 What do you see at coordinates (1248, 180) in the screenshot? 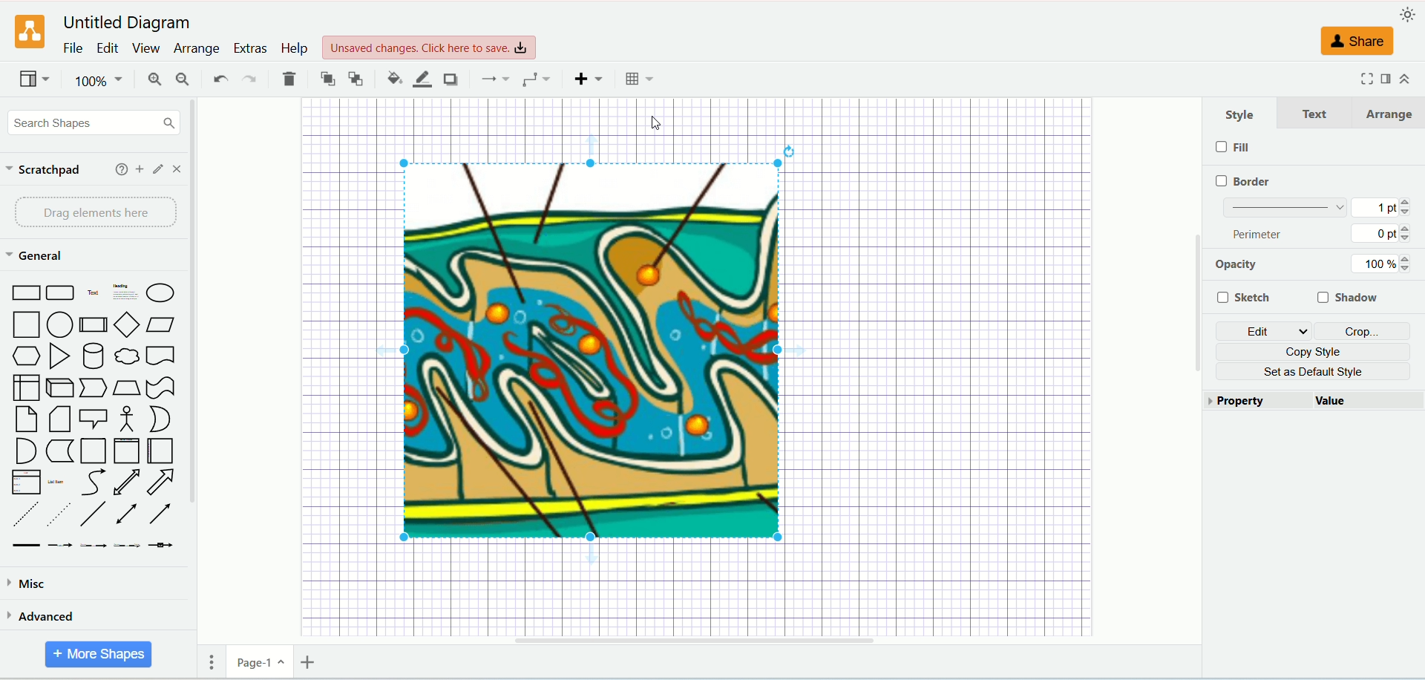
I see `border` at bounding box center [1248, 180].